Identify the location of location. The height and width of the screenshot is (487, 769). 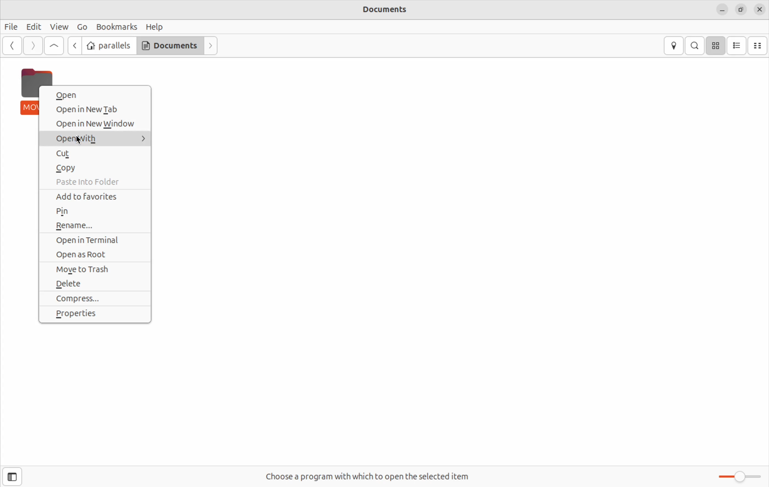
(673, 46).